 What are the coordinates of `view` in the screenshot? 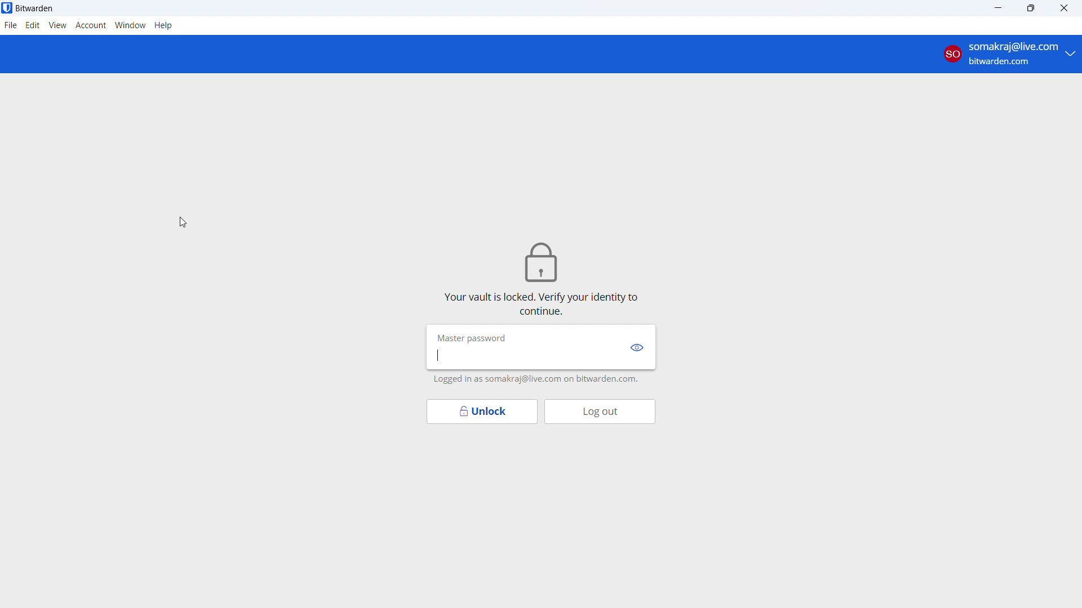 It's located at (58, 25).